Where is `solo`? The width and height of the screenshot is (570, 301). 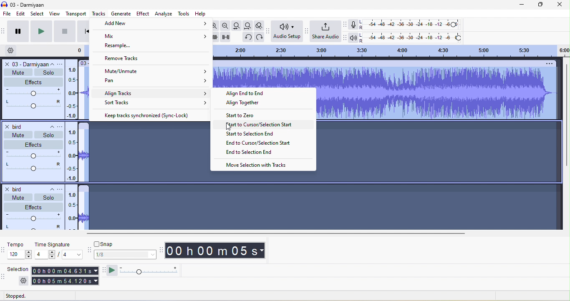 solo is located at coordinates (48, 73).